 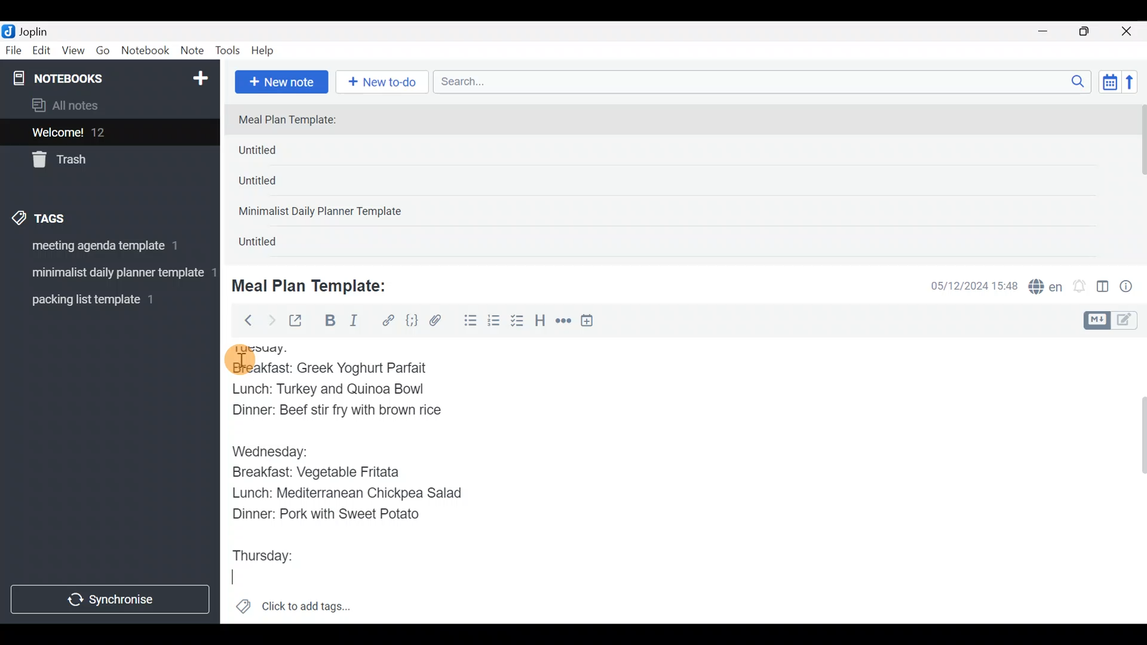 I want to click on Heading, so click(x=541, y=322).